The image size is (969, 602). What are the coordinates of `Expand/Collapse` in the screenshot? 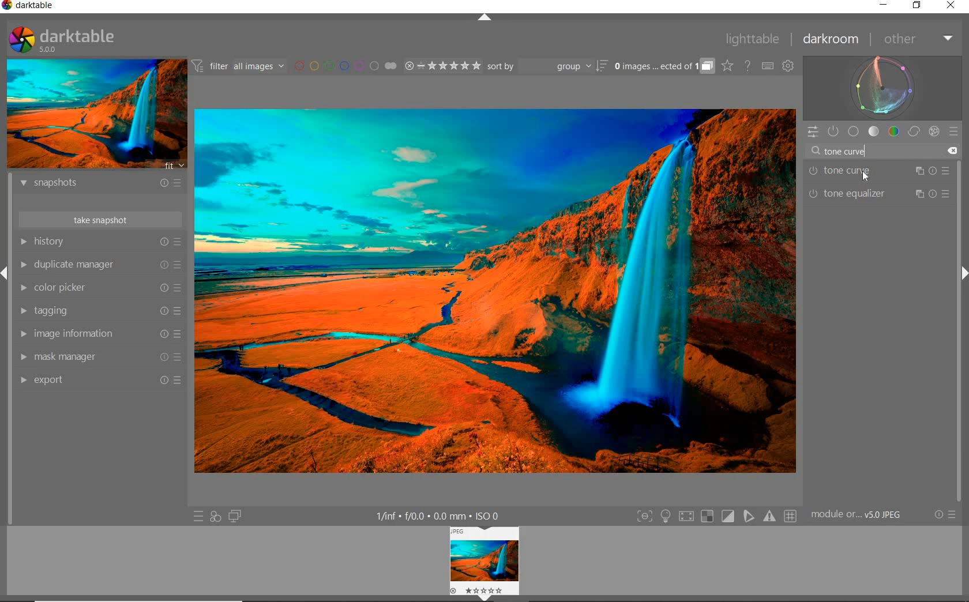 It's located at (6, 275).